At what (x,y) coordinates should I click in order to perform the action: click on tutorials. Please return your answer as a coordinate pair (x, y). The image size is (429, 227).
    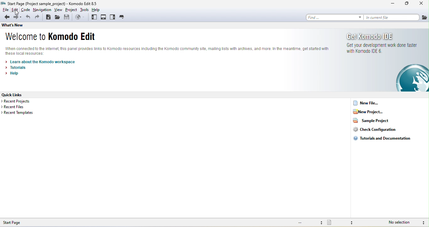
    Looking at the image, I should click on (17, 68).